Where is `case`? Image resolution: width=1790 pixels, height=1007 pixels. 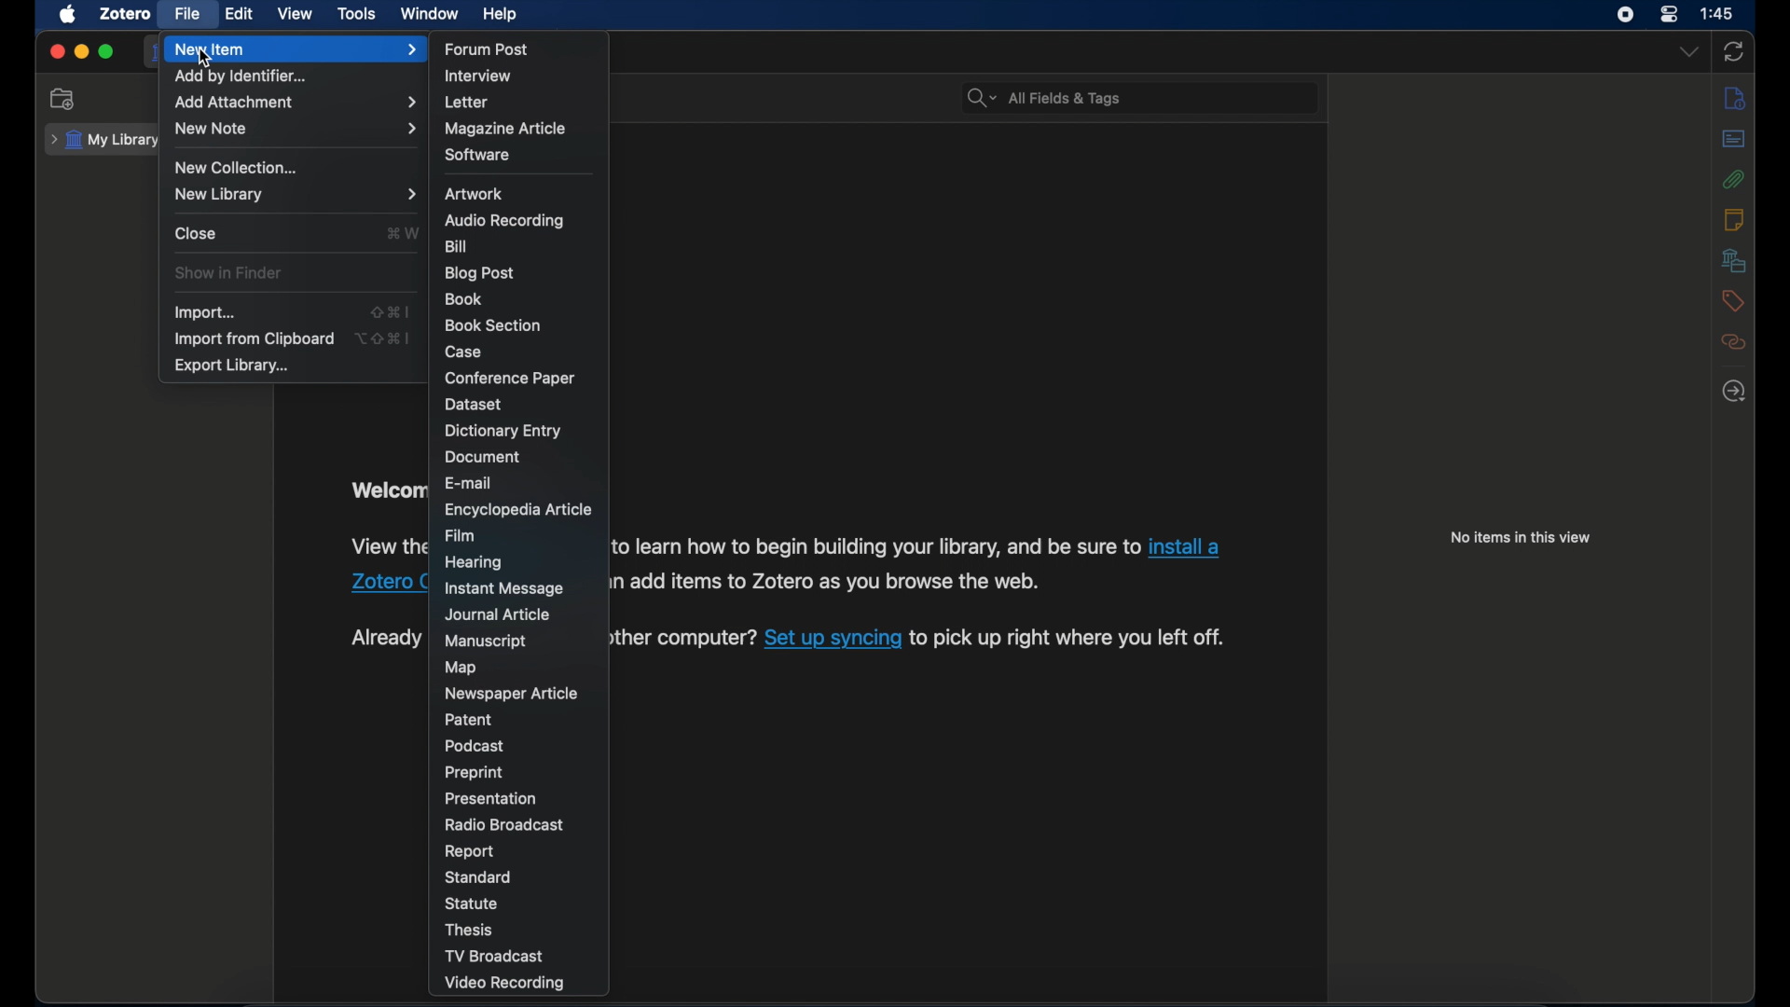
case is located at coordinates (464, 352).